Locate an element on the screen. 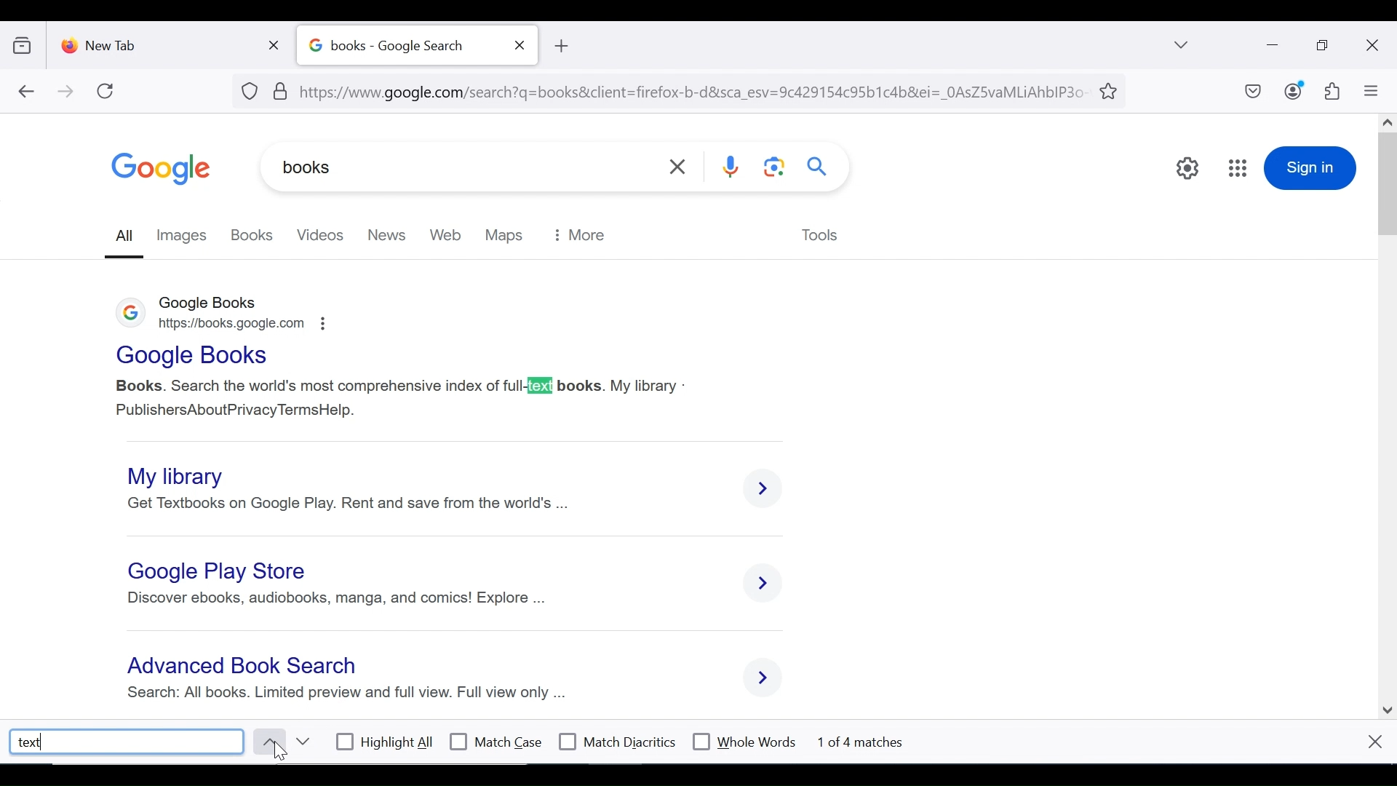  text is located at coordinates (128, 741).